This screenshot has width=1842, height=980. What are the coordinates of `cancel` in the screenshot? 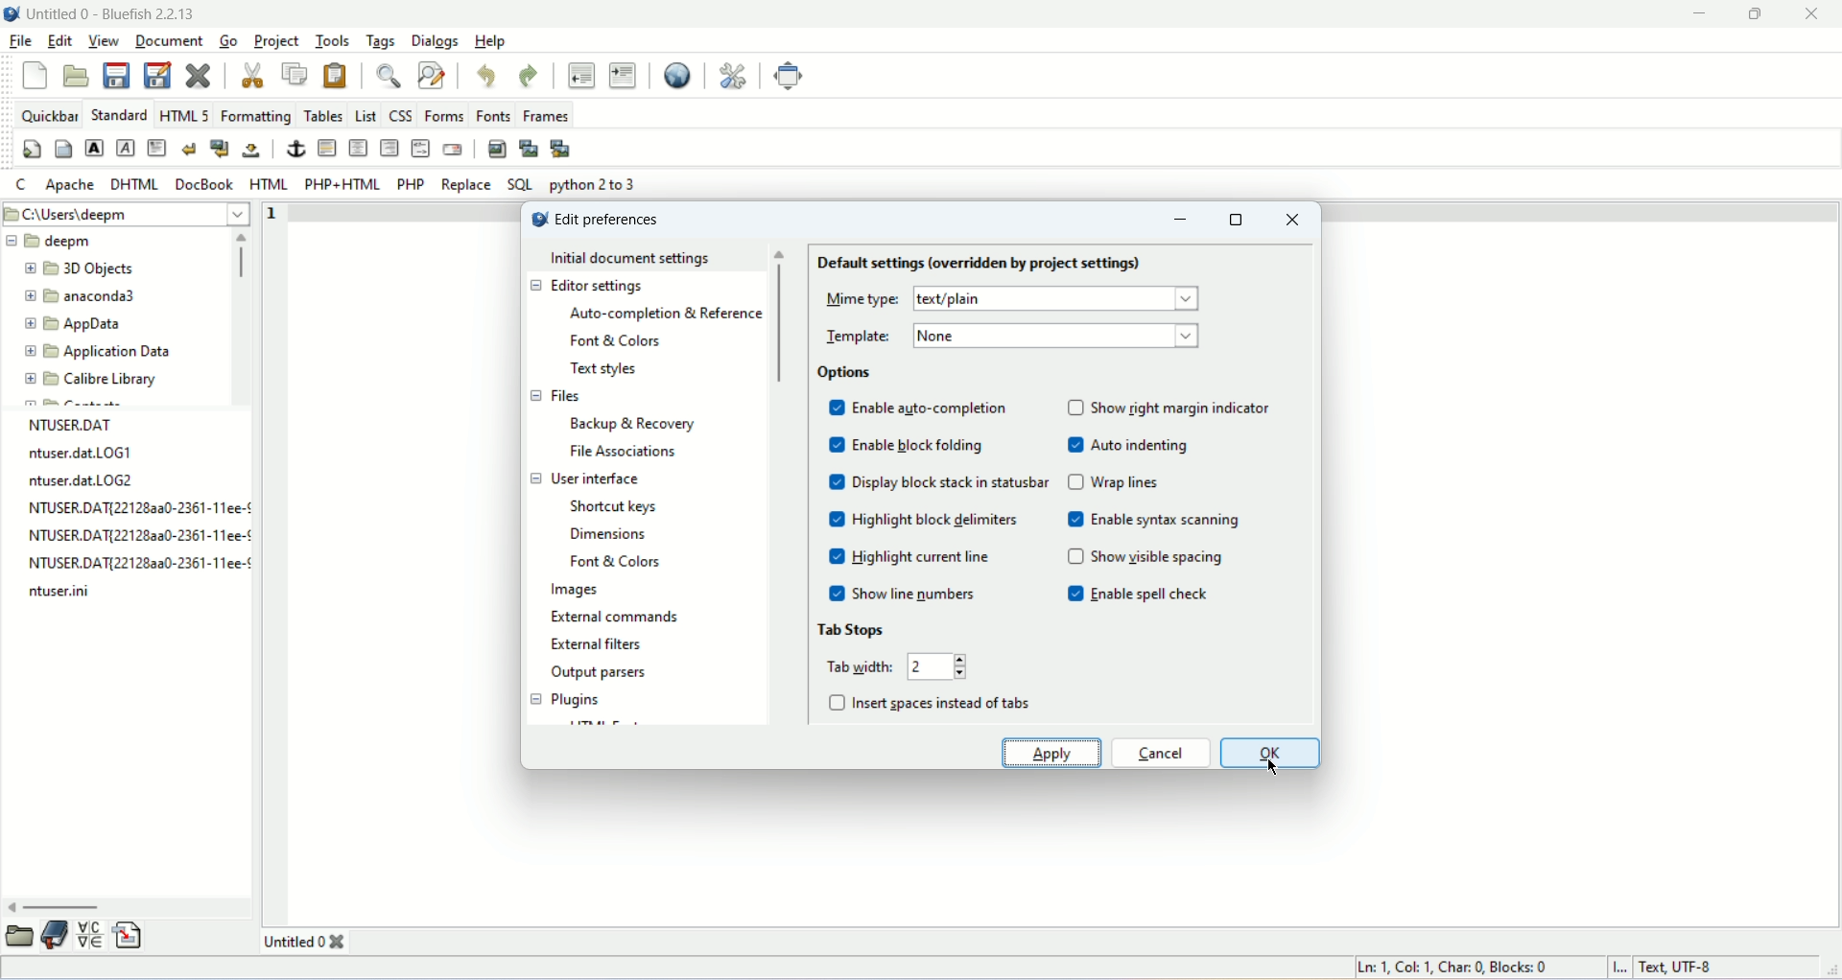 It's located at (1164, 753).